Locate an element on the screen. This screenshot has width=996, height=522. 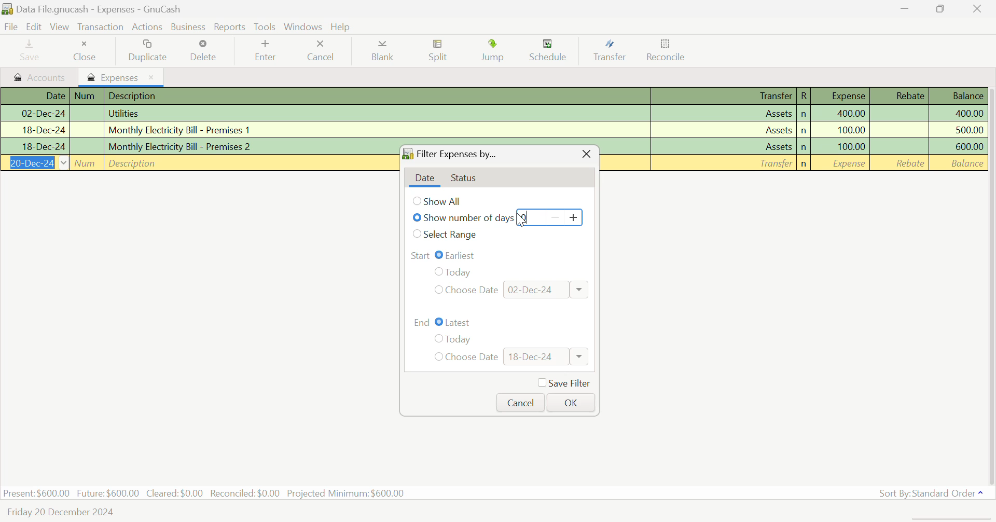
Accounts tab is located at coordinates (39, 76).